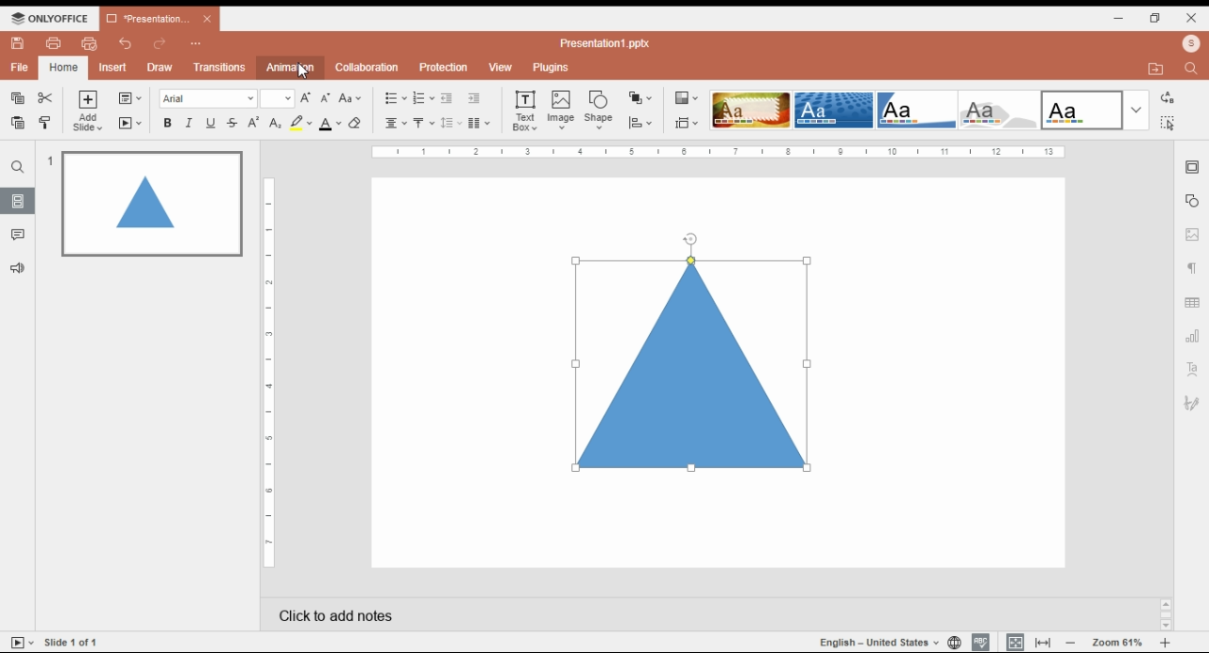 This screenshot has height=653, width=1209. I want to click on protection, so click(446, 67).